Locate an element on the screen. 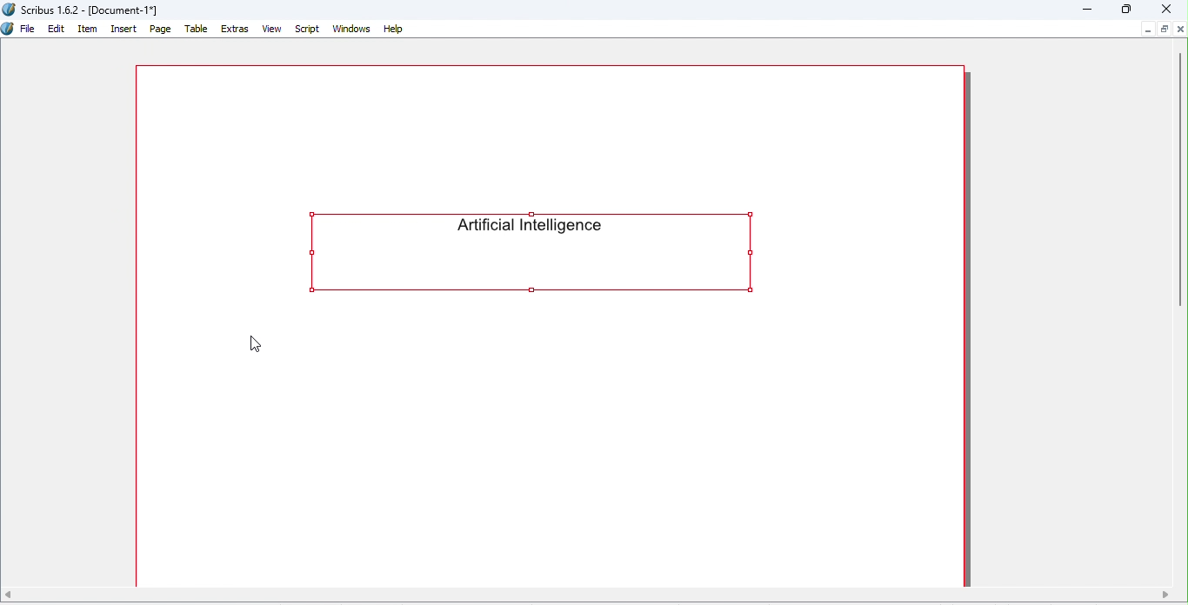 The width and height of the screenshot is (1188, 605). Table is located at coordinates (197, 30).